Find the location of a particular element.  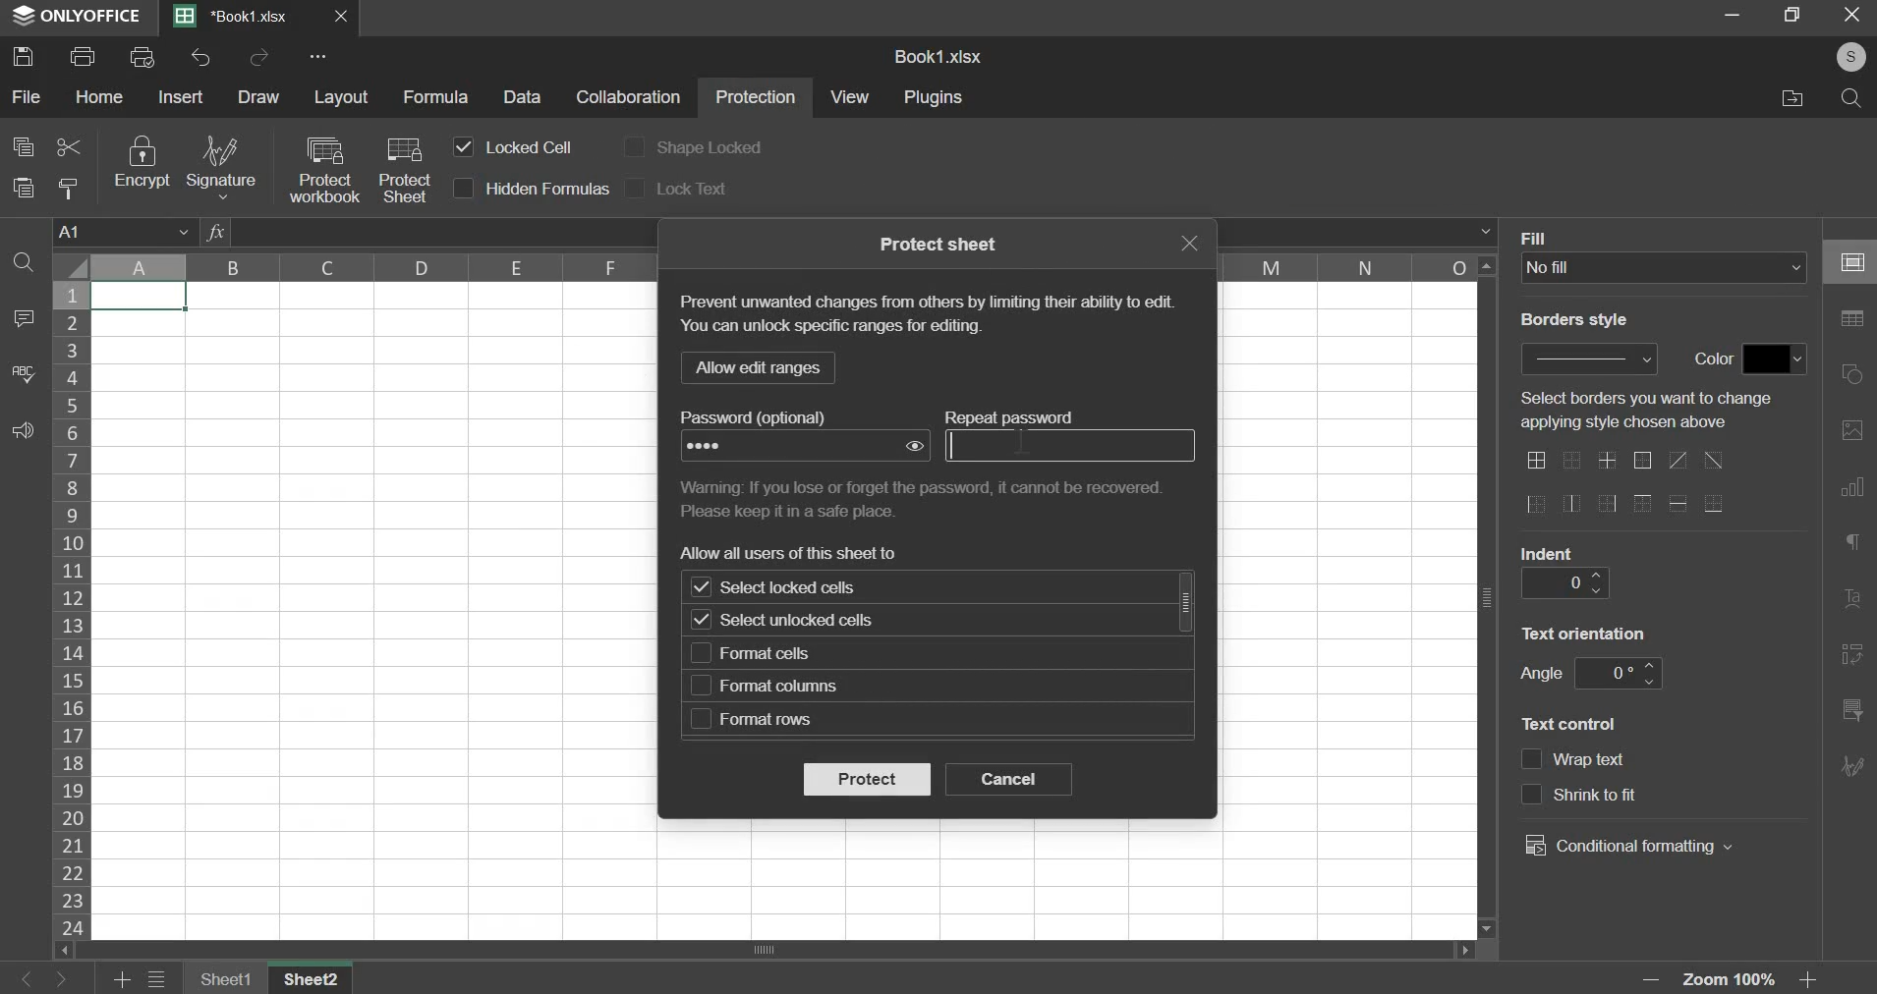

data is located at coordinates (525, 97).